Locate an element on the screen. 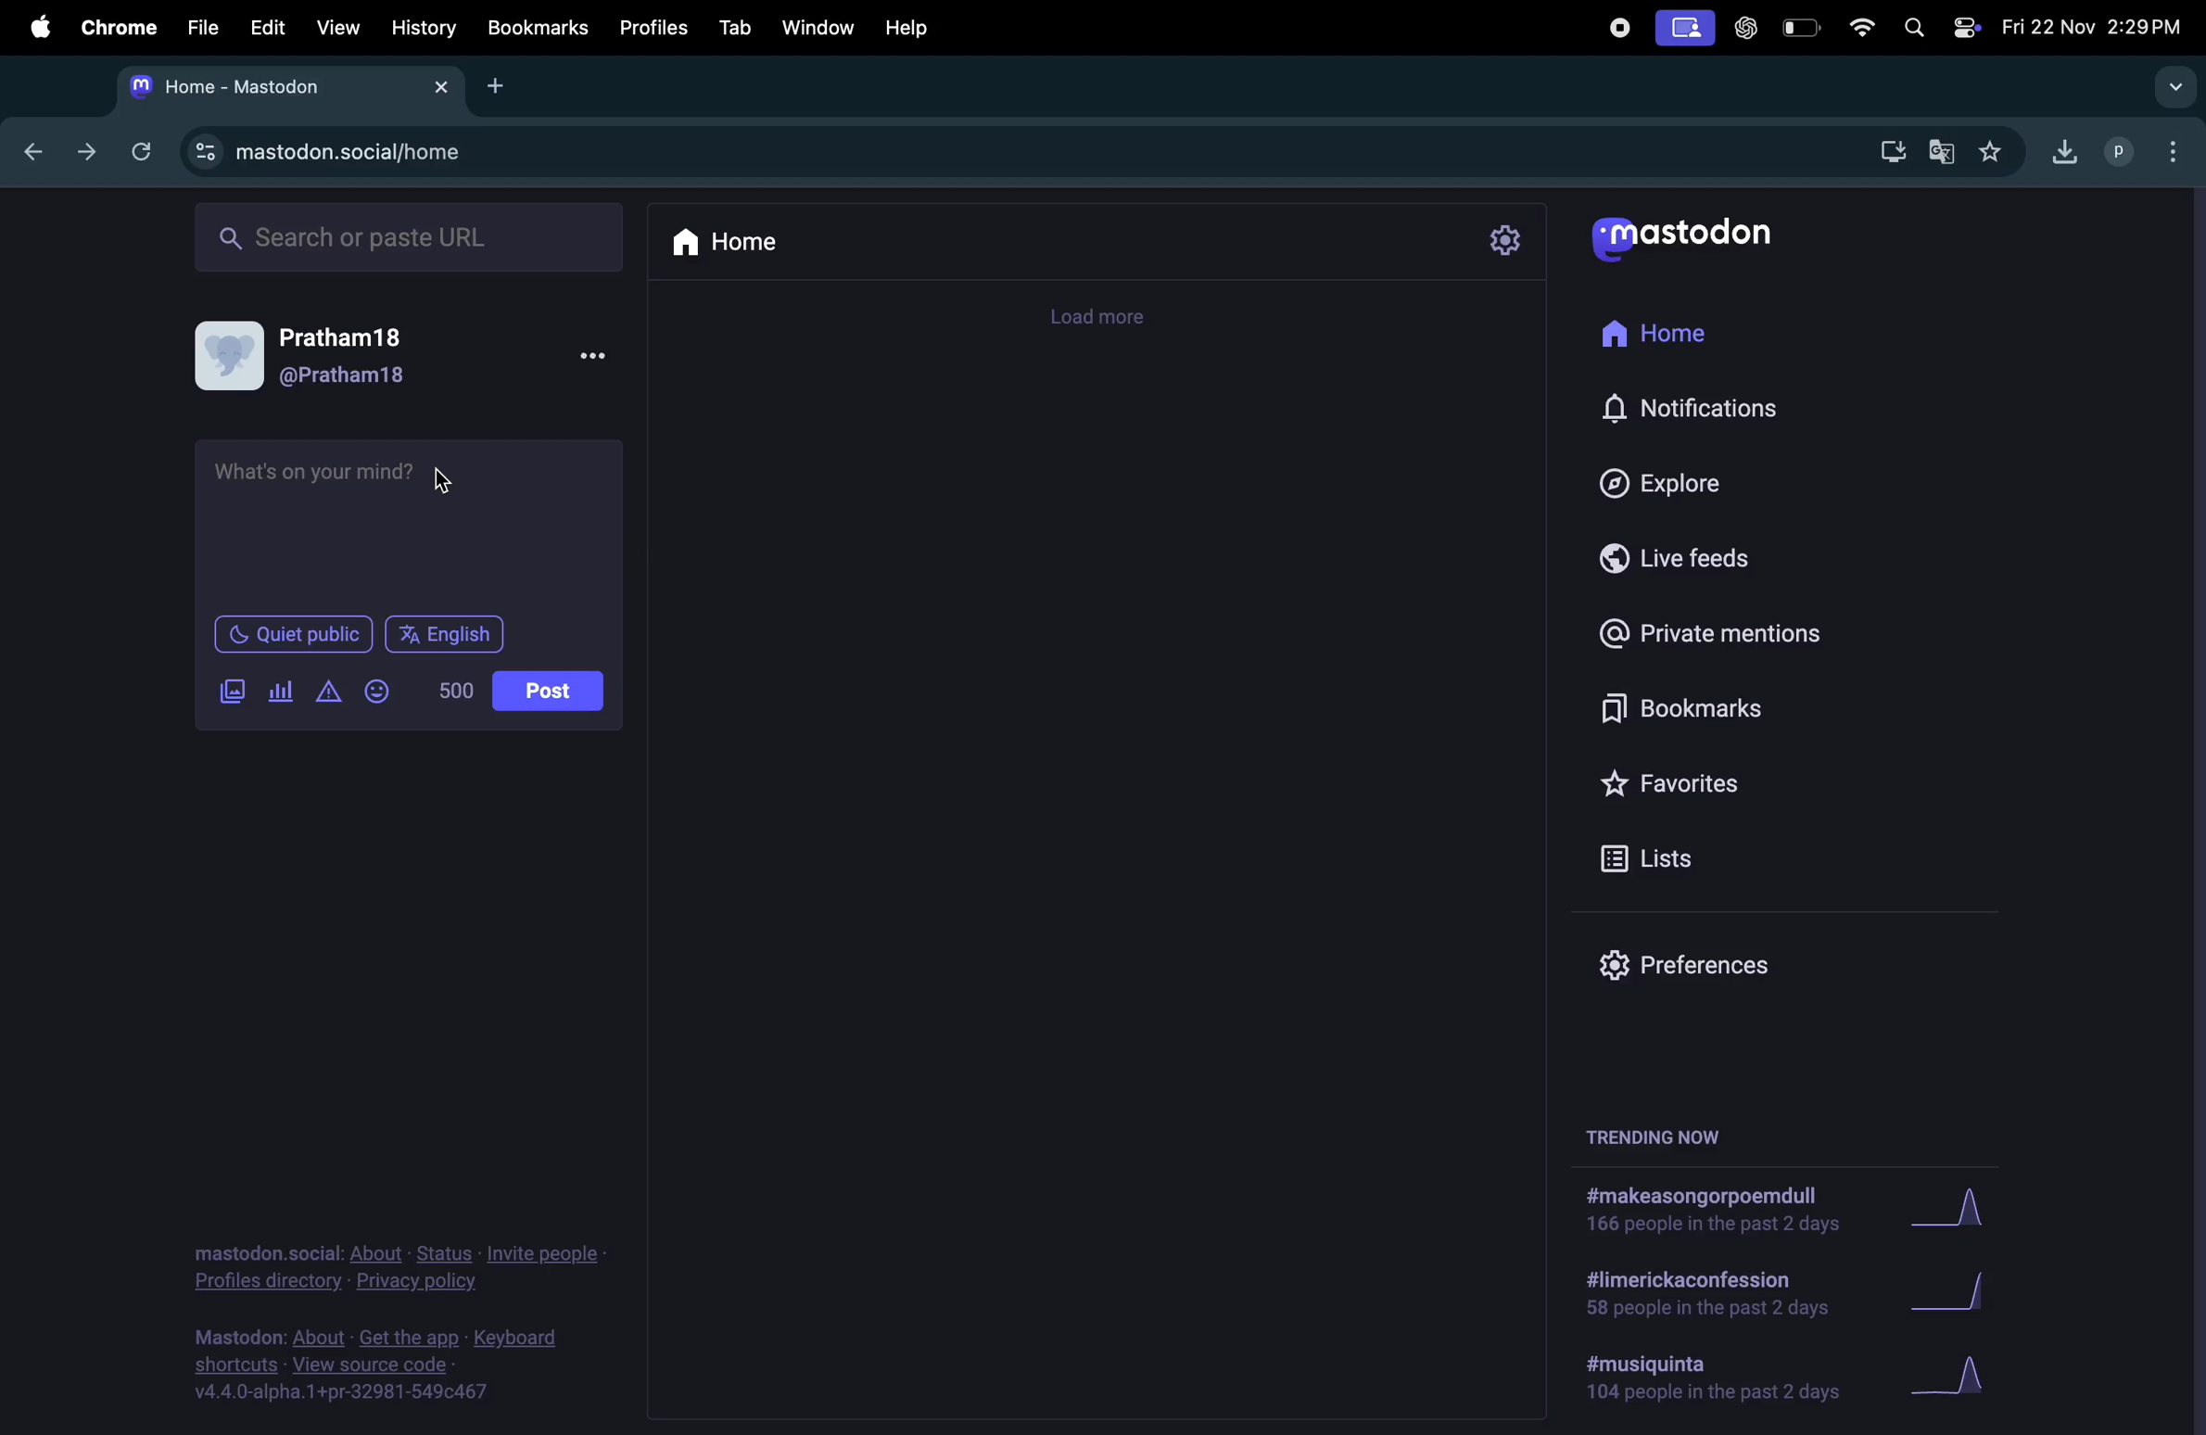  english is located at coordinates (449, 633).